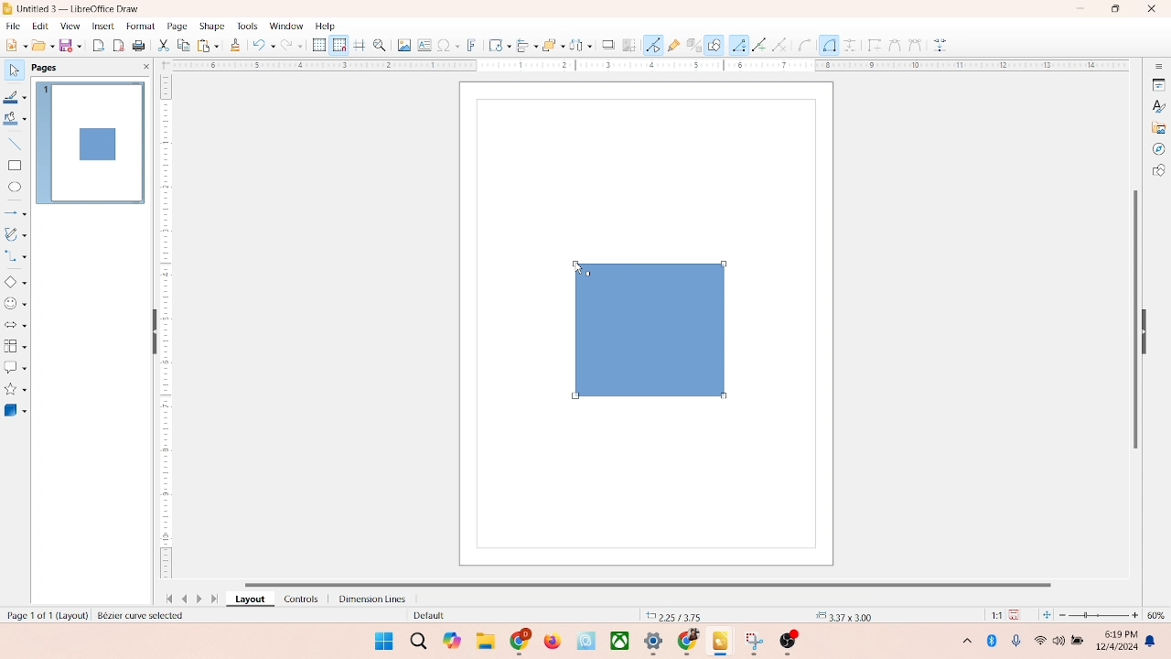 Image resolution: width=1171 pixels, height=659 pixels. I want to click on default, so click(425, 616).